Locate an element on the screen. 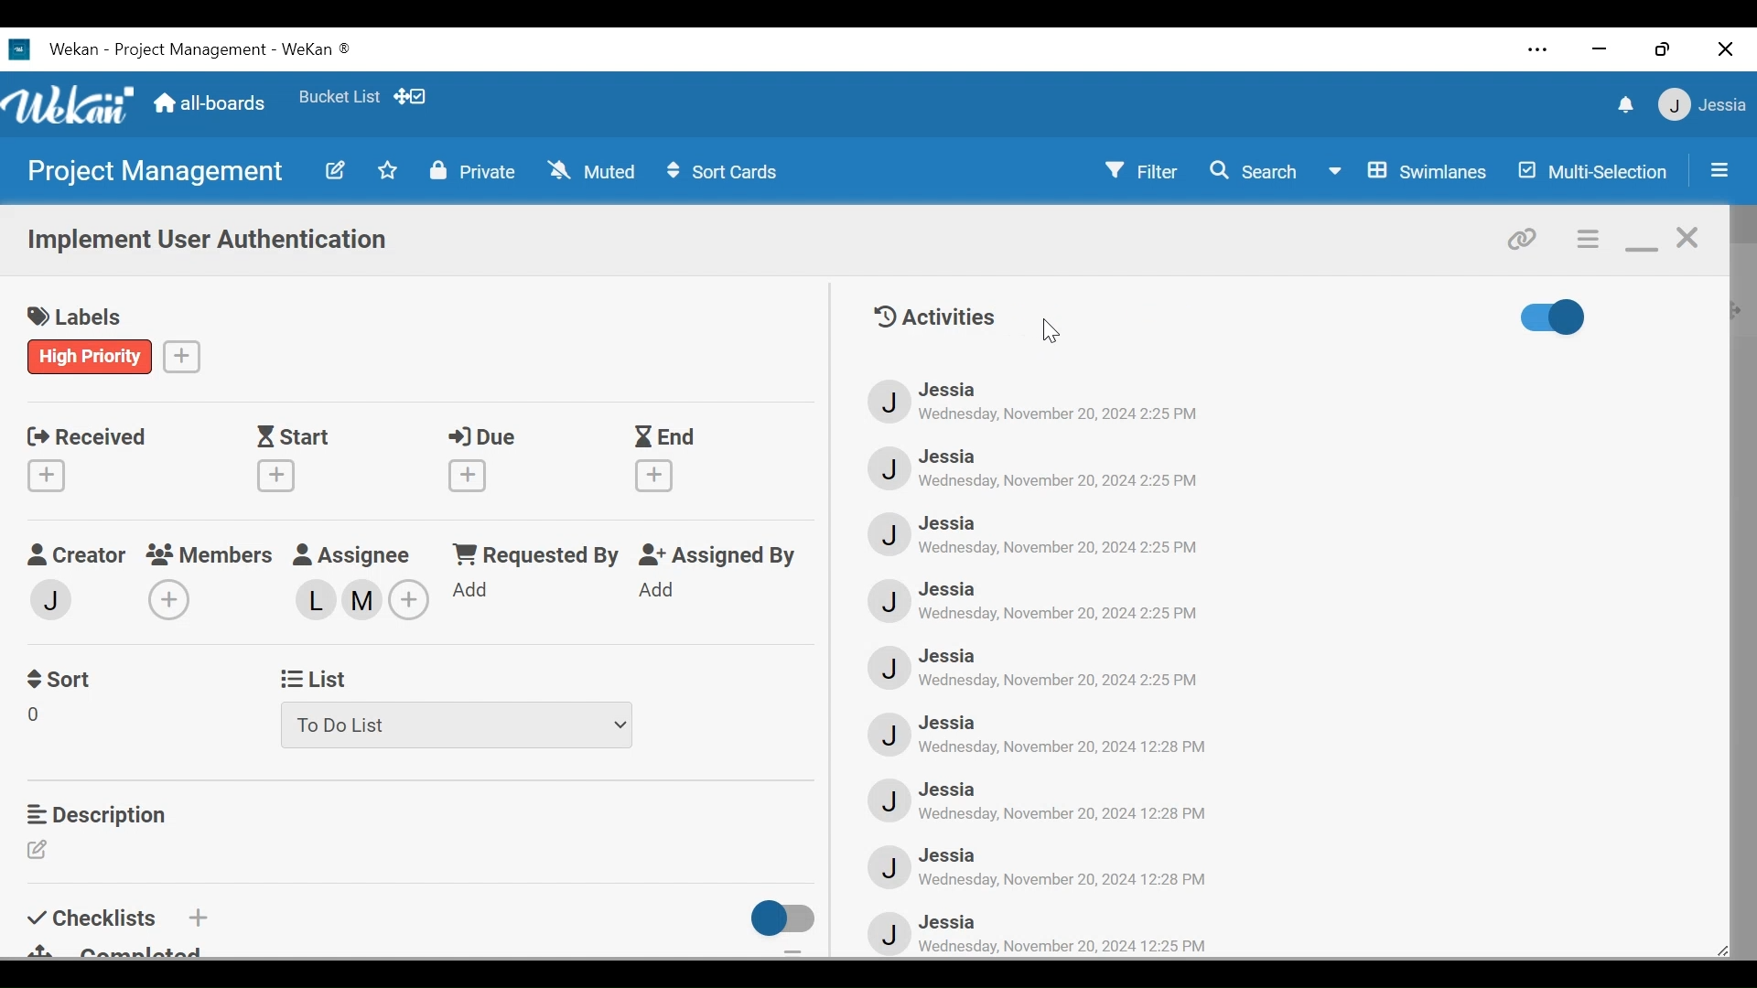 The image size is (1757, 988). settings and more is located at coordinates (1536, 49).